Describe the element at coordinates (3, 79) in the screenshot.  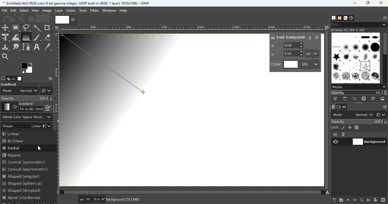
I see `Open the tools option dialog` at that location.